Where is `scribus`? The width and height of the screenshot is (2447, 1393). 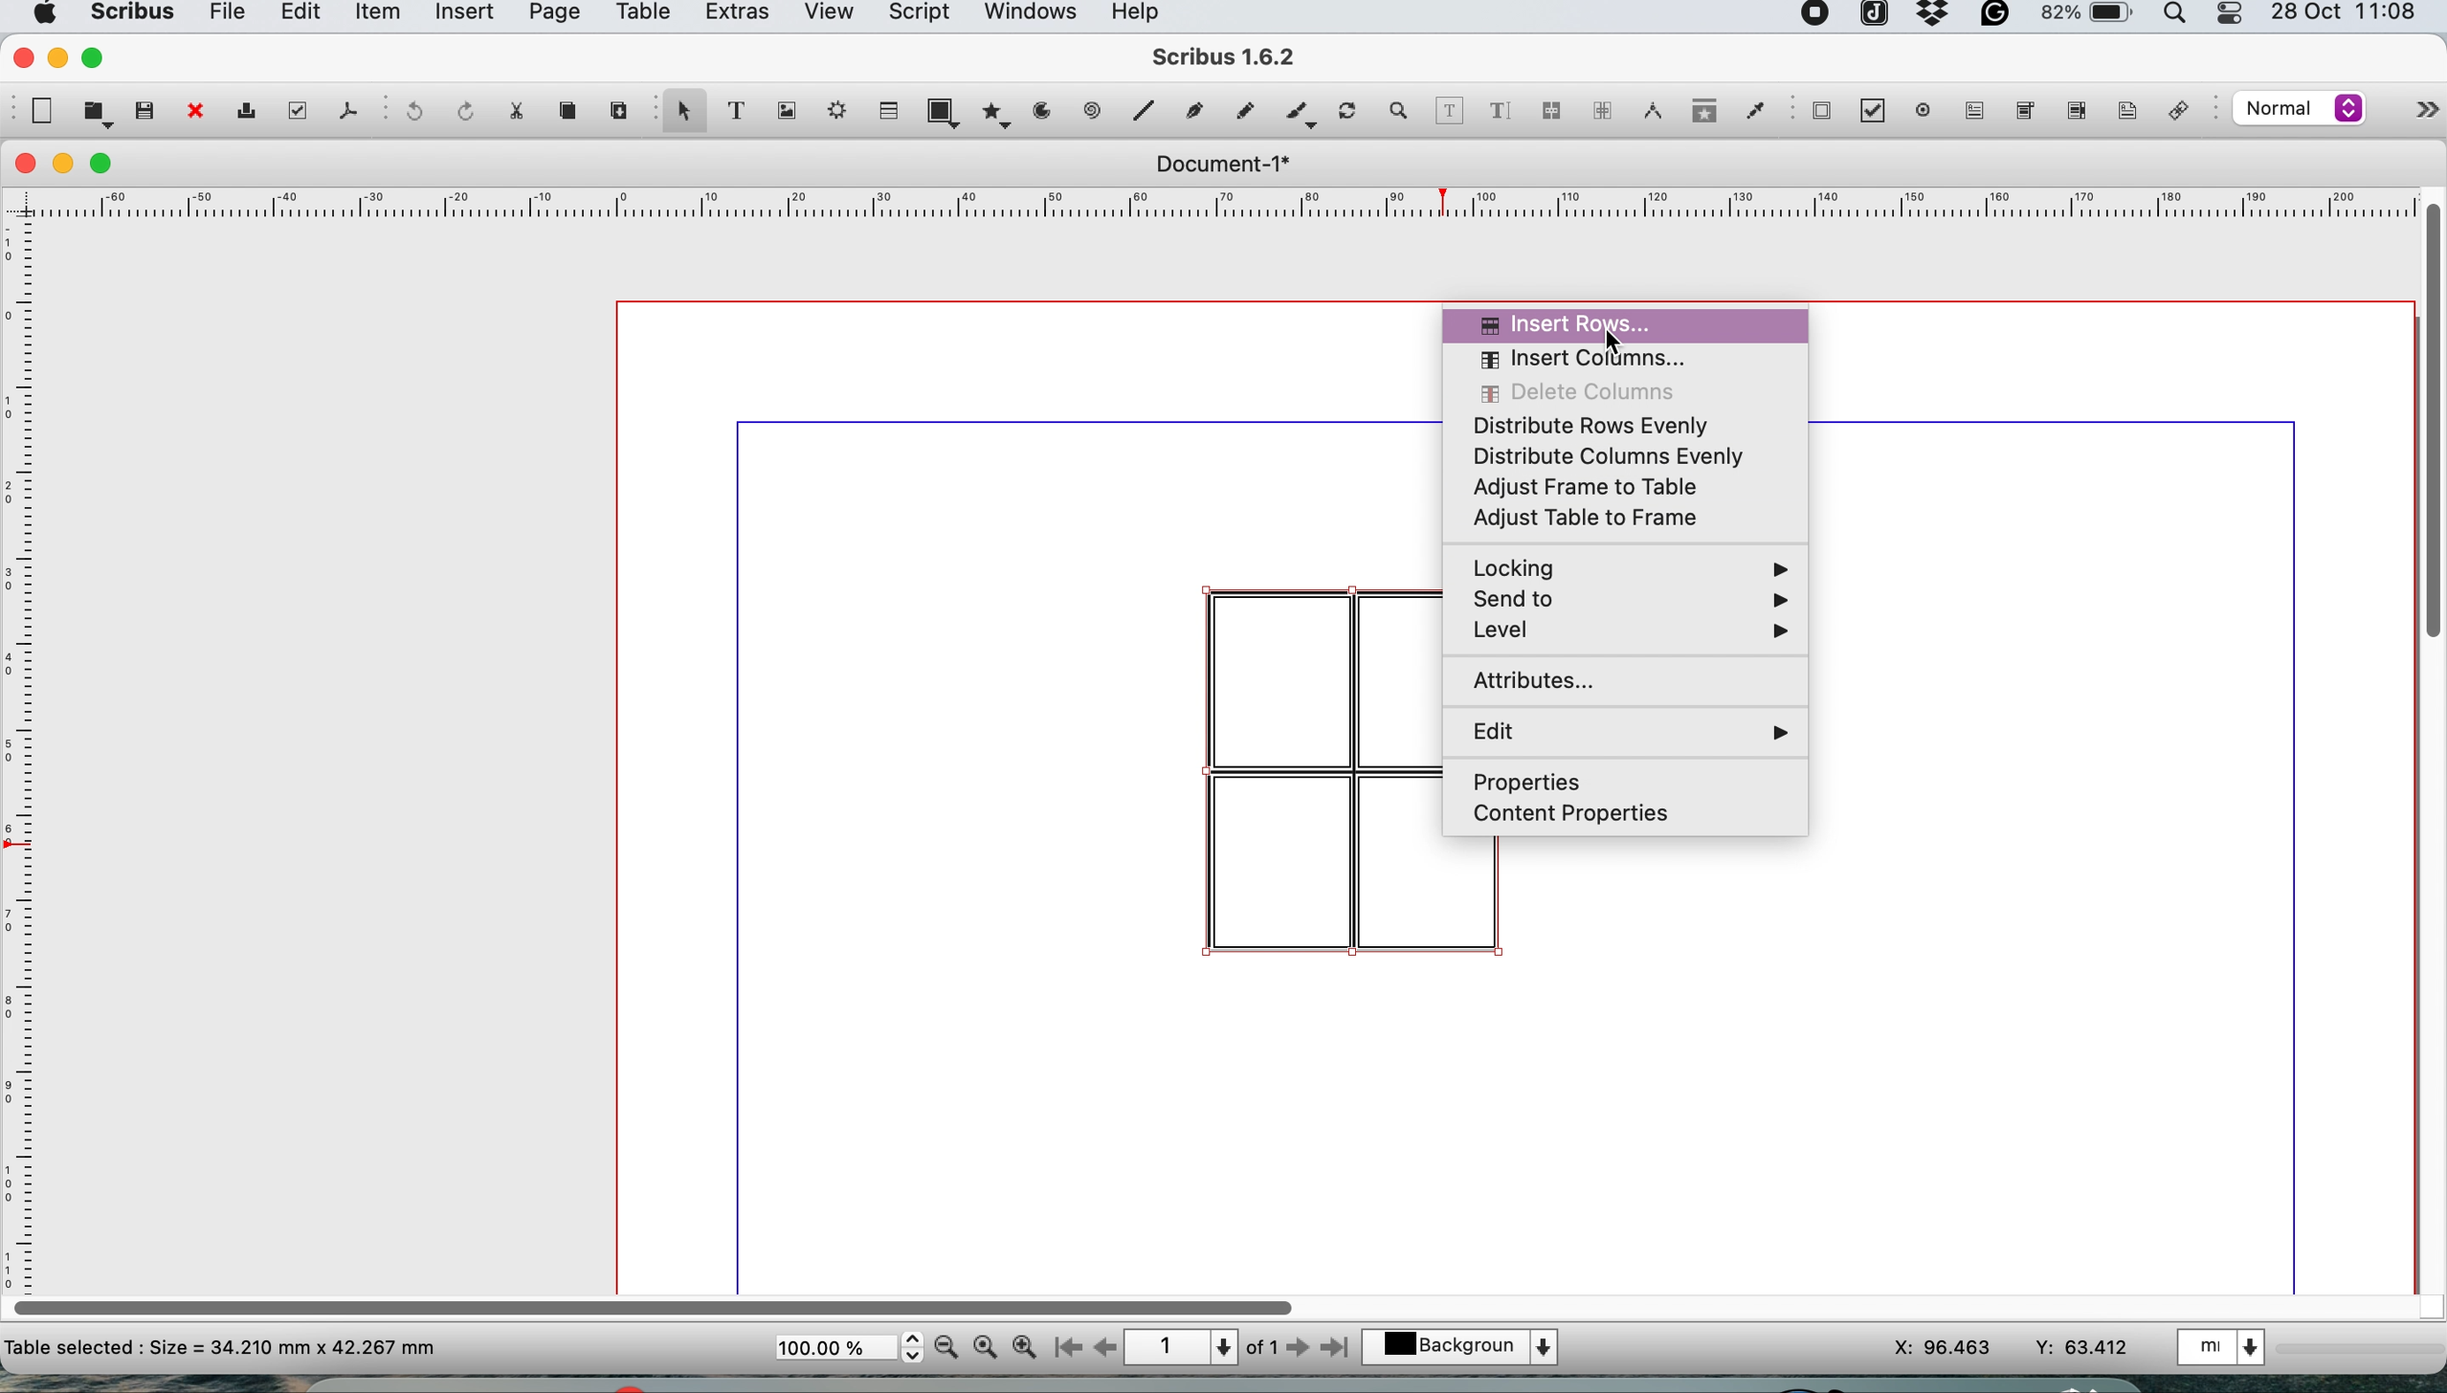 scribus is located at coordinates (1226, 59).